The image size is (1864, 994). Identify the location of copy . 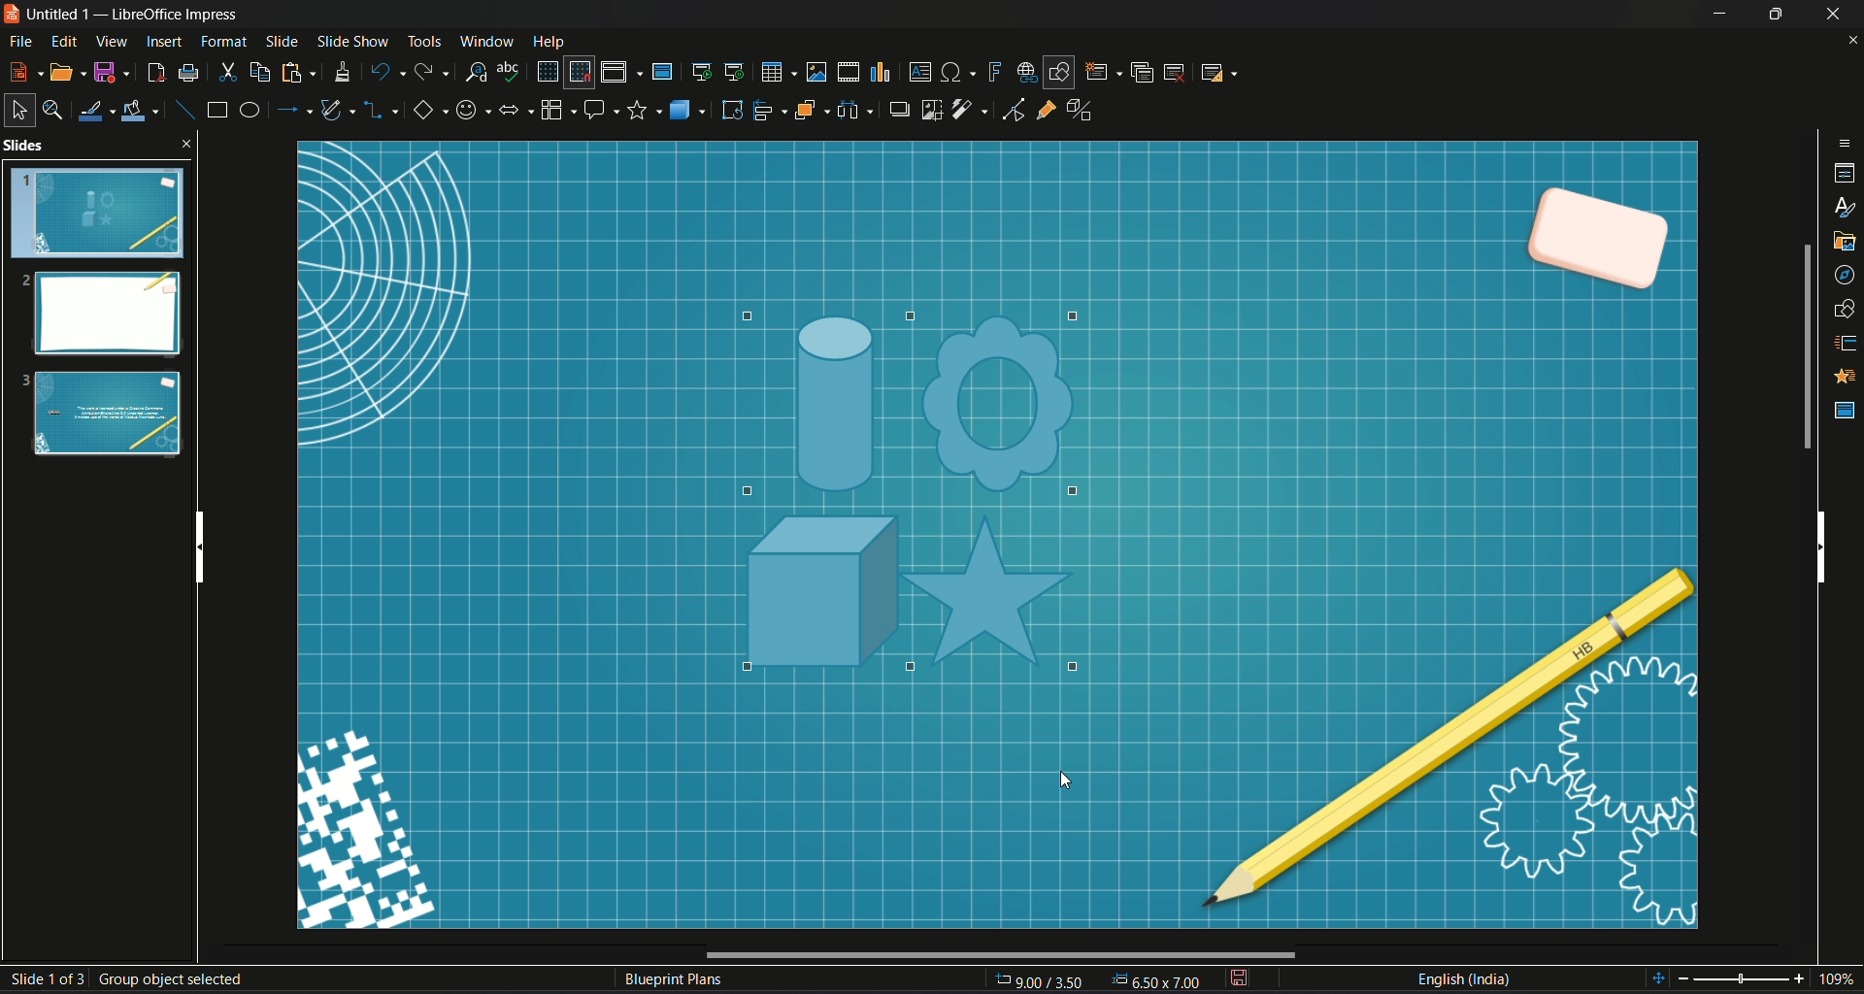
(260, 73).